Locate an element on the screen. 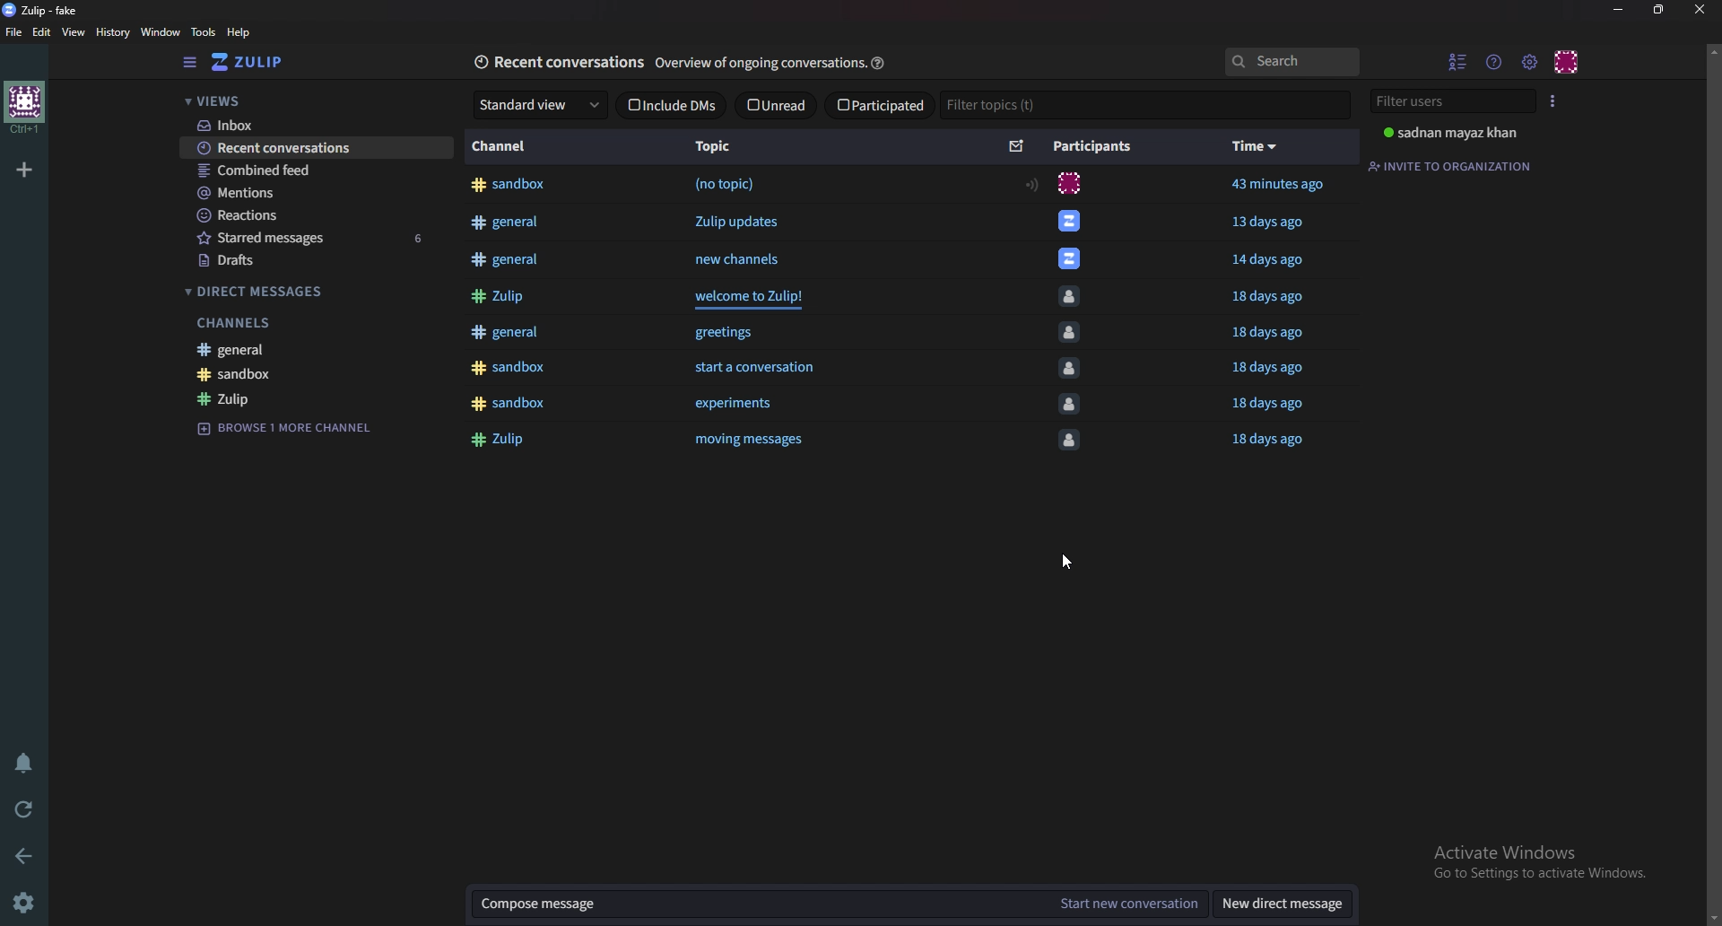 This screenshot has height=926, width=1722. Edit is located at coordinates (42, 31).